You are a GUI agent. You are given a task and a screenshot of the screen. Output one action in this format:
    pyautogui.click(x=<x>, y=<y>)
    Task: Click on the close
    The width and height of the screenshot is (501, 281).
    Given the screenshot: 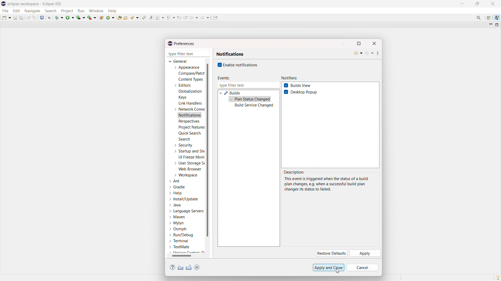 What is the action you would take?
    pyautogui.click(x=493, y=4)
    